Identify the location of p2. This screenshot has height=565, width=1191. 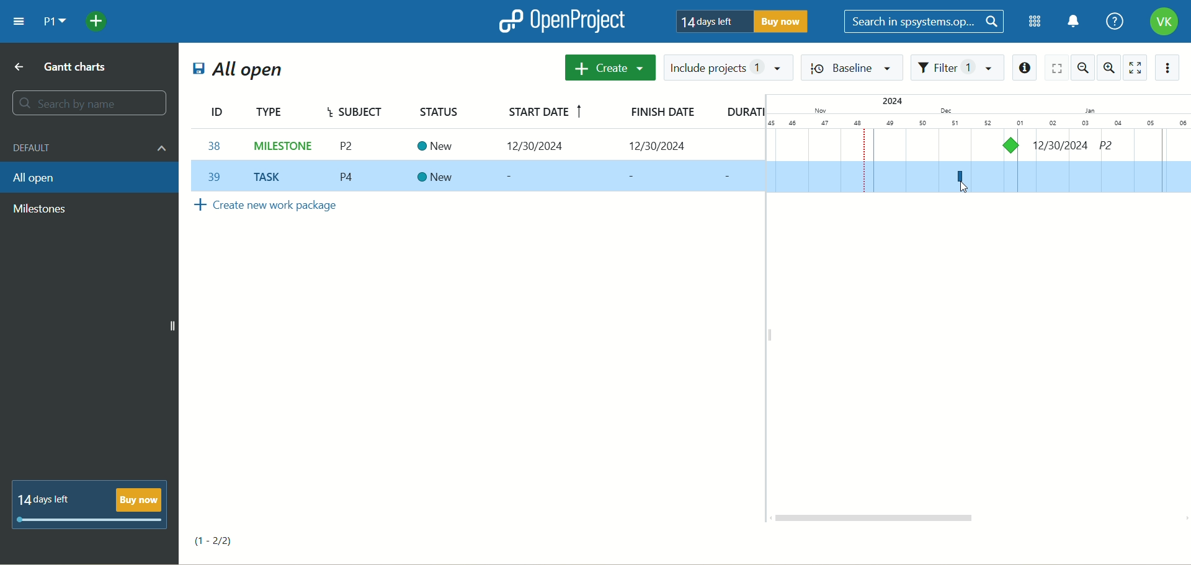
(1118, 147).